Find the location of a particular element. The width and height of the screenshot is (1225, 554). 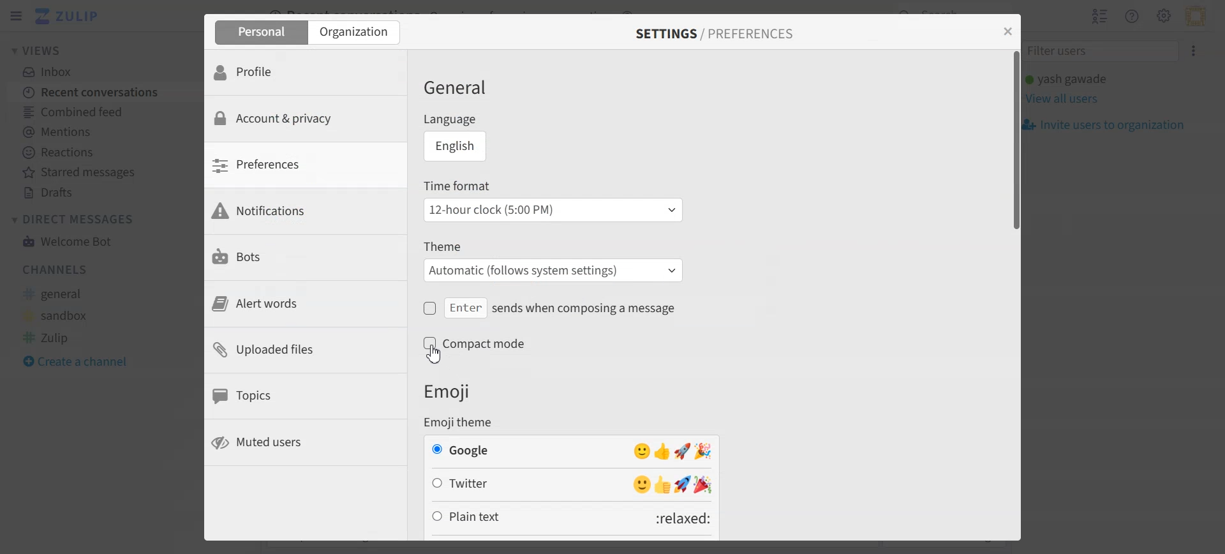

Notifications is located at coordinates (304, 211).